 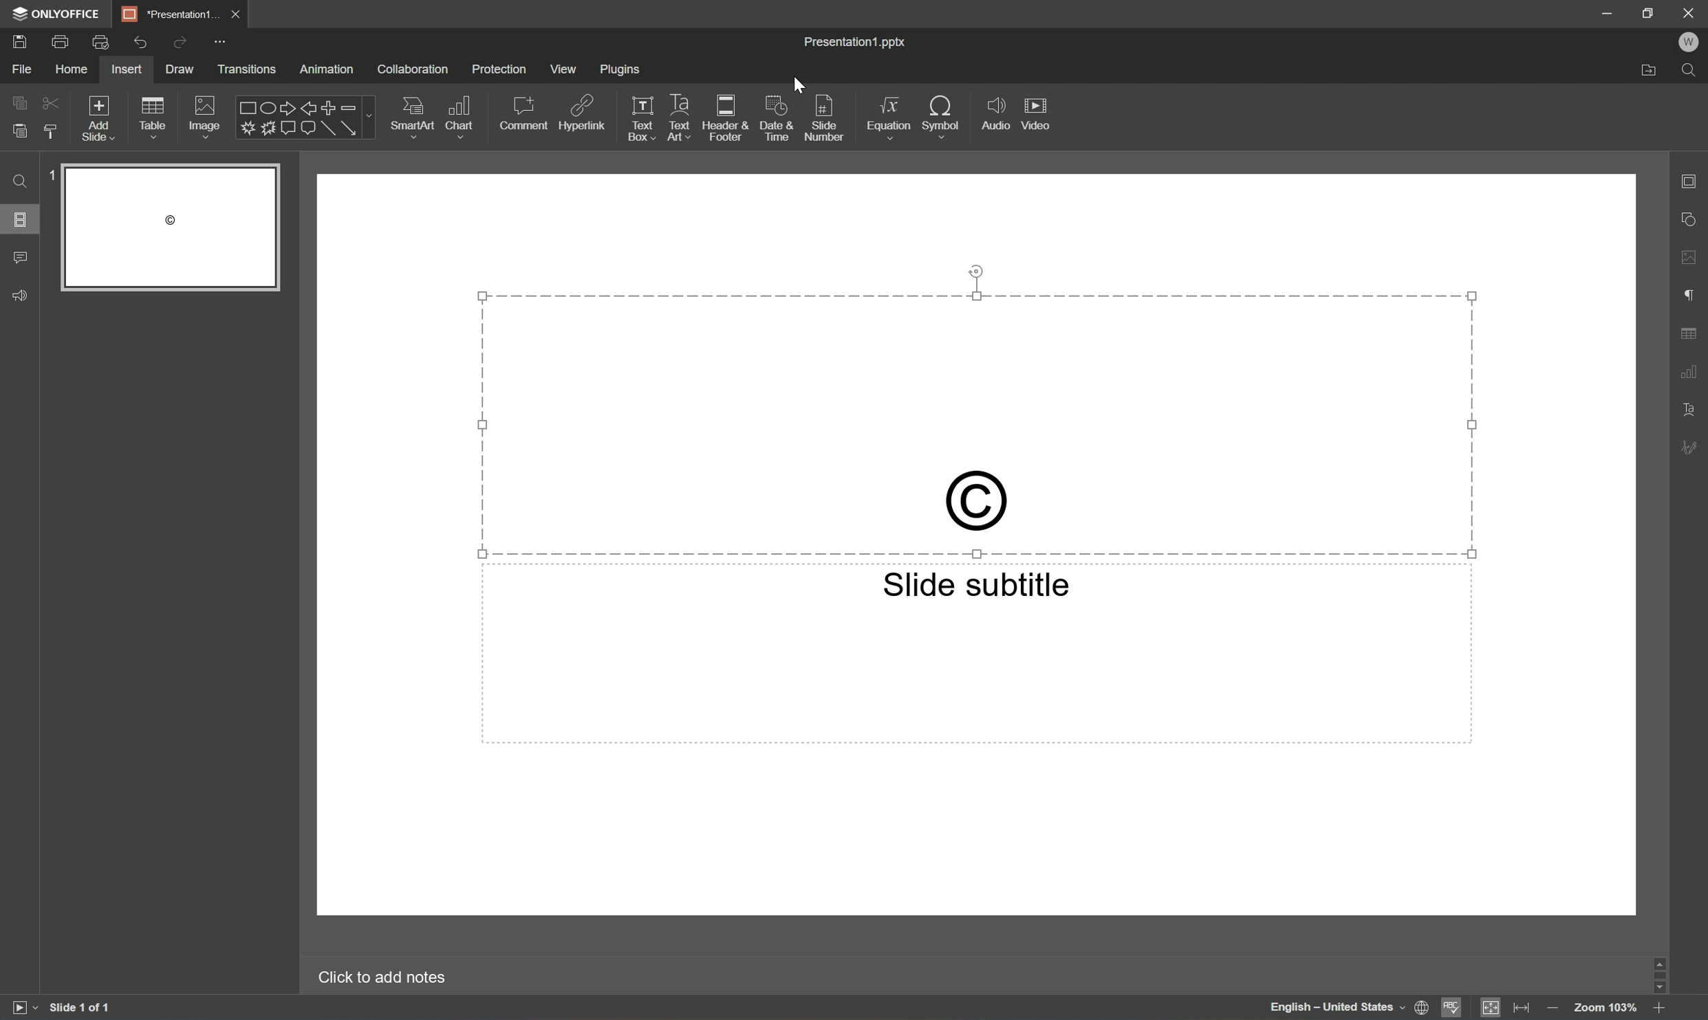 What do you see at coordinates (1689, 406) in the screenshot?
I see `Text Art settings` at bounding box center [1689, 406].